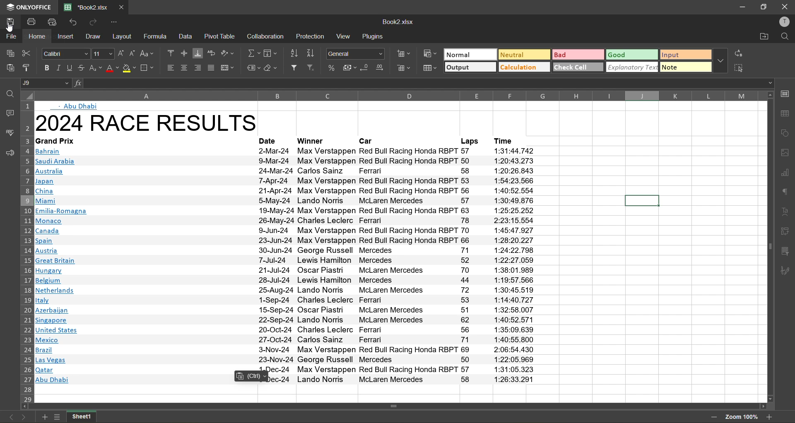 This screenshot has height=423, width=795. Describe the element at coordinates (285, 291) in the screenshot. I see `text info` at that location.